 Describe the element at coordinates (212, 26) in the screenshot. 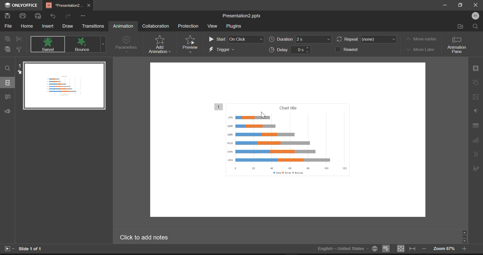

I see `View` at that location.